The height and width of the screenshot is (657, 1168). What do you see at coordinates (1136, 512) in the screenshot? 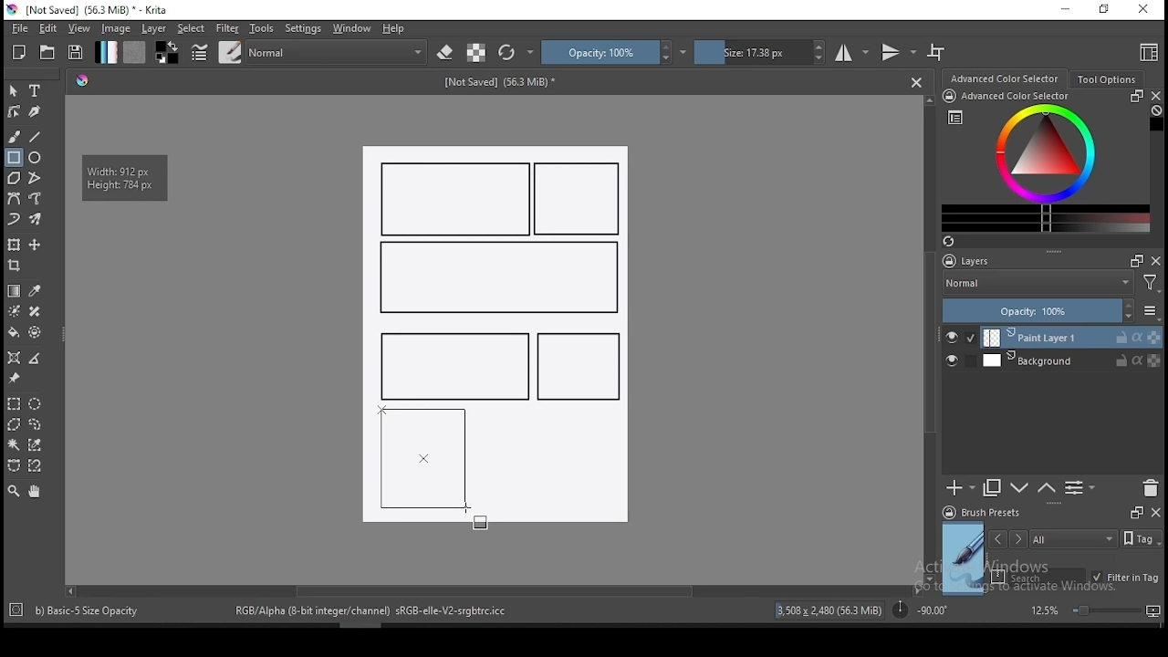
I see `Frames` at bounding box center [1136, 512].